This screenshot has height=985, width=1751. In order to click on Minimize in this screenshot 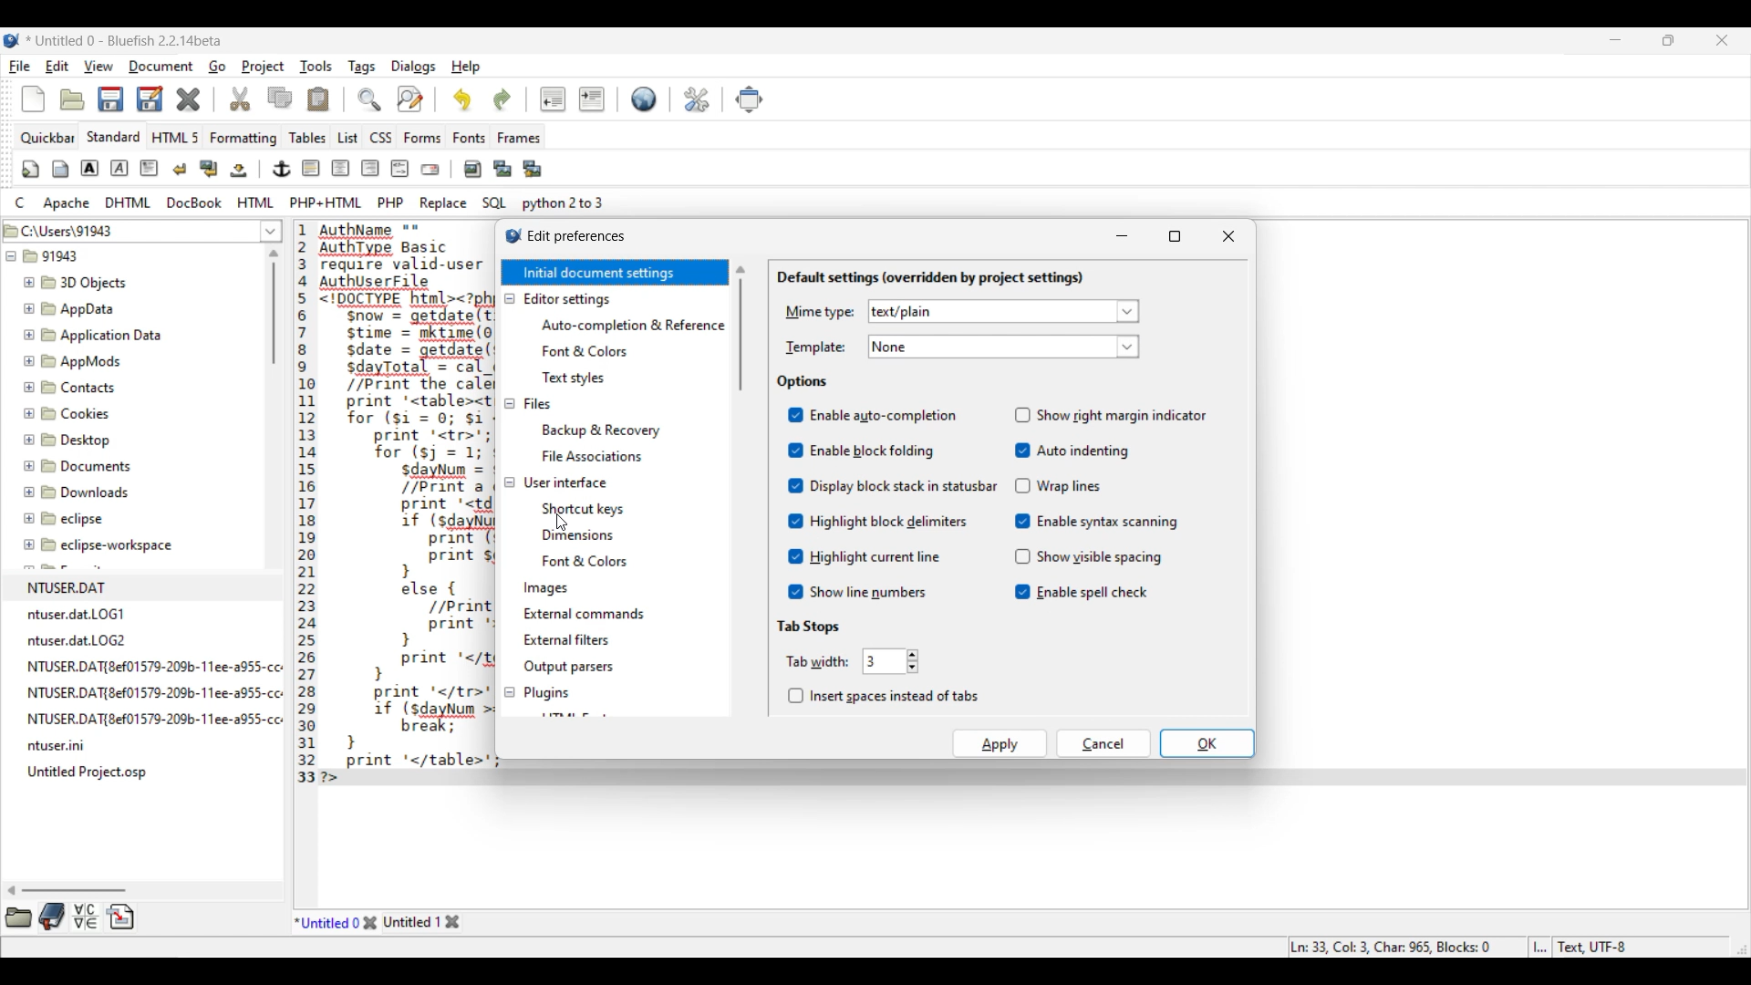, I will do `click(1616, 40)`.